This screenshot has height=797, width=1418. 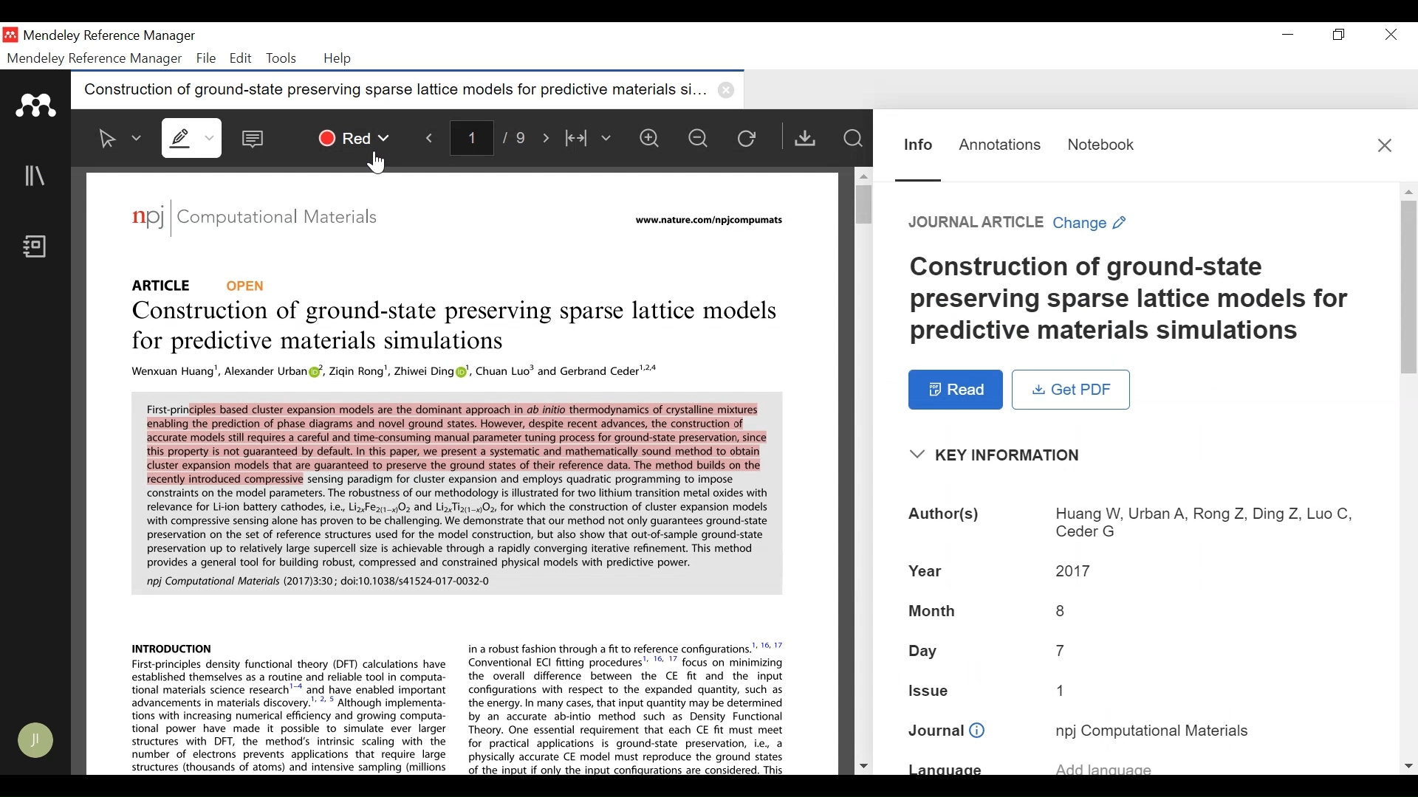 I want to click on 2017, so click(x=1069, y=570).